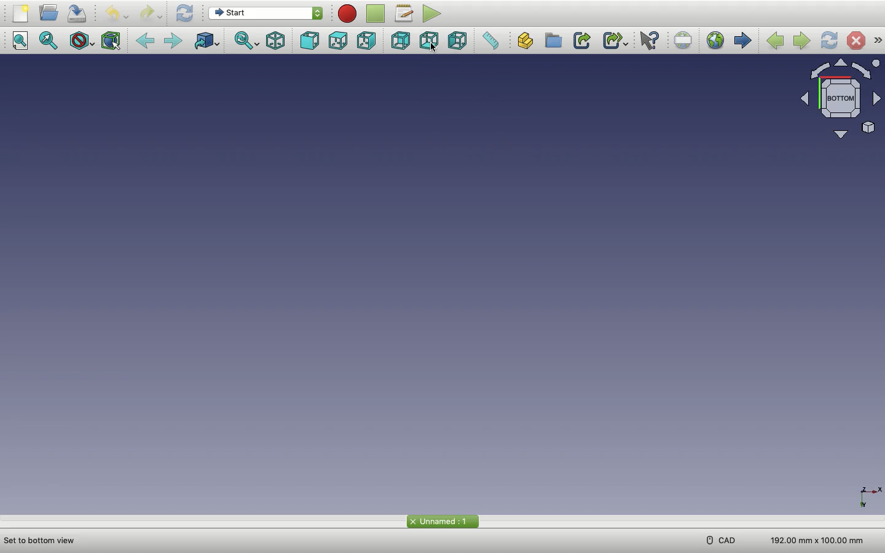  What do you see at coordinates (23, 41) in the screenshot?
I see `Fit all` at bounding box center [23, 41].